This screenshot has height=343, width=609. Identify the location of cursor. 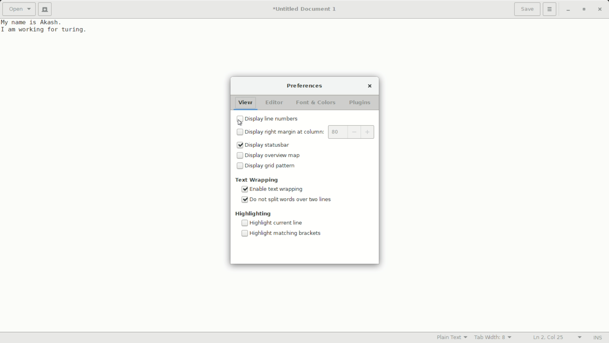
(240, 123).